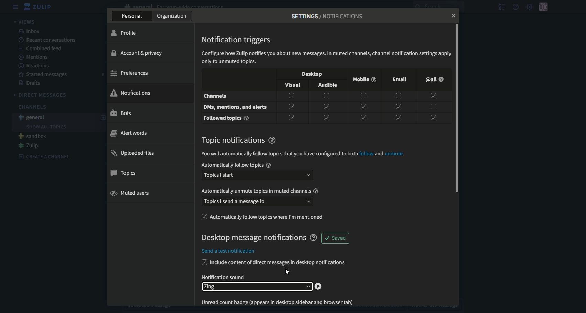 Image resolution: width=586 pixels, height=313 pixels. What do you see at coordinates (229, 252) in the screenshot?
I see `text` at bounding box center [229, 252].